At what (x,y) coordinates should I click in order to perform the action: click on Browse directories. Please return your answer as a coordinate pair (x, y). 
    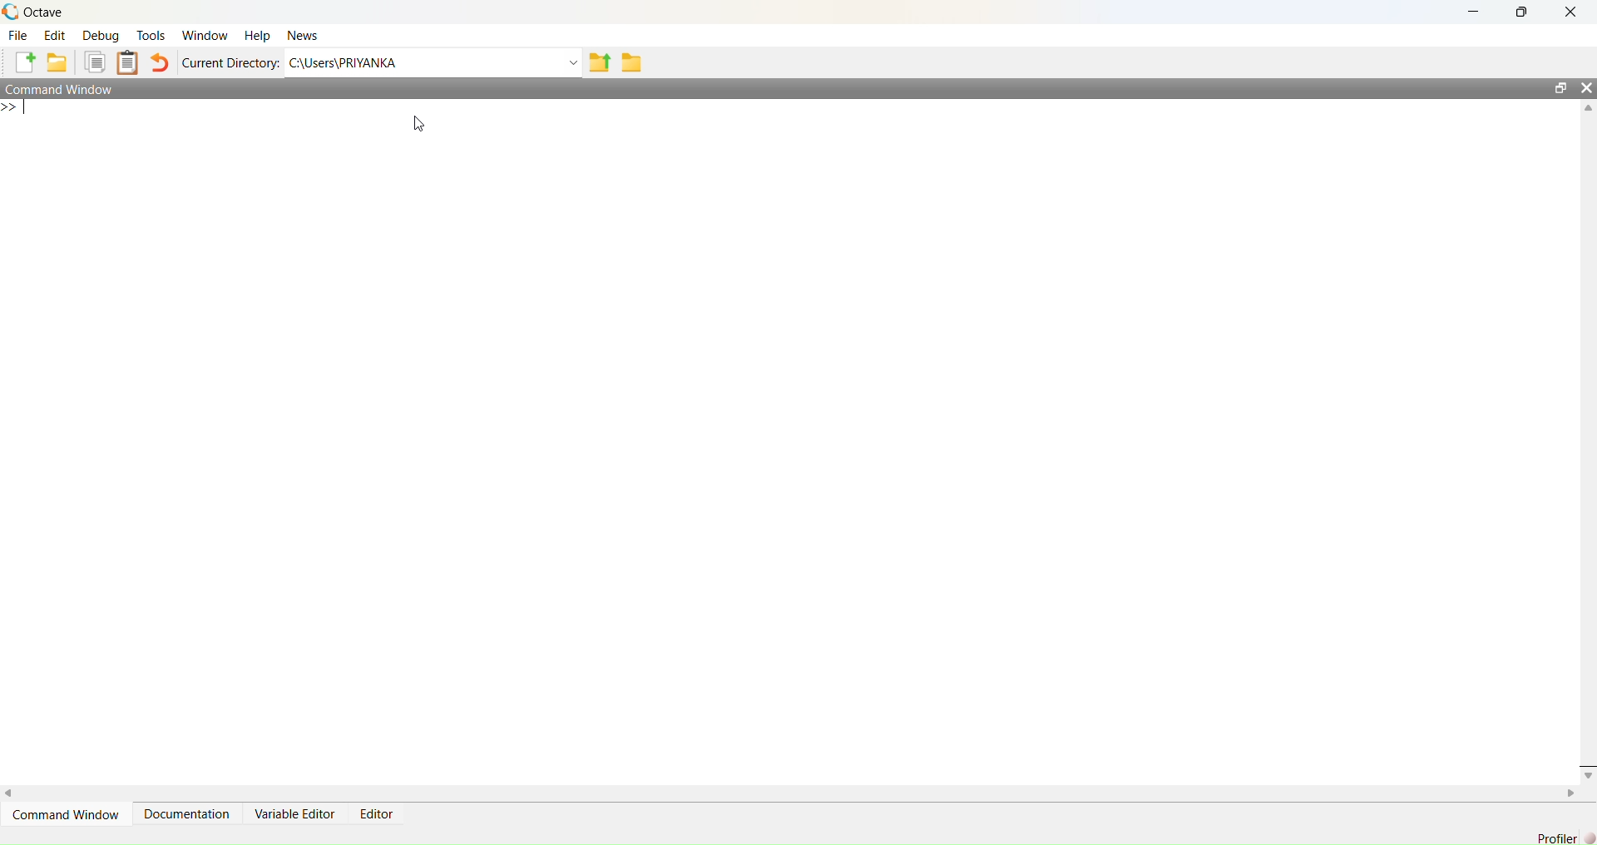
    Looking at the image, I should click on (630, 62).